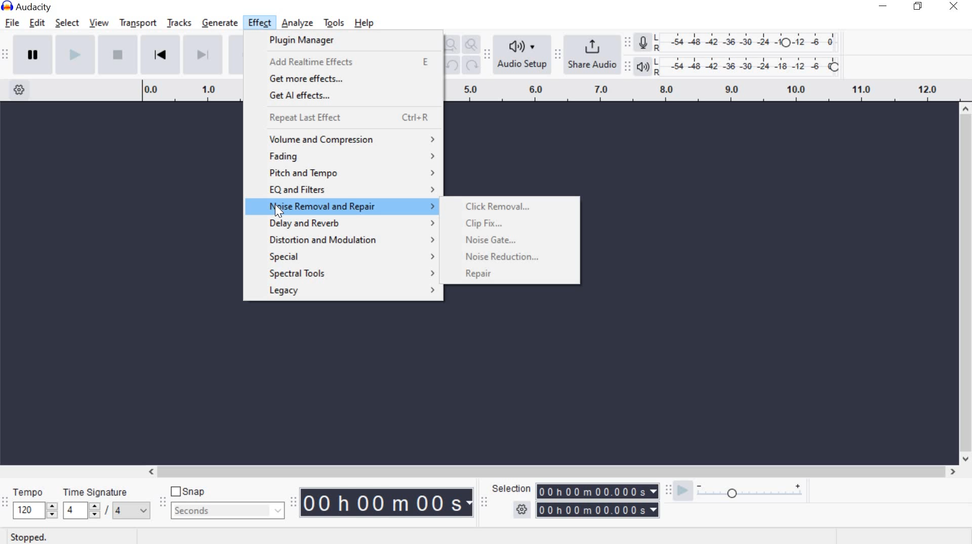  I want to click on Skip to Start, so click(161, 55).